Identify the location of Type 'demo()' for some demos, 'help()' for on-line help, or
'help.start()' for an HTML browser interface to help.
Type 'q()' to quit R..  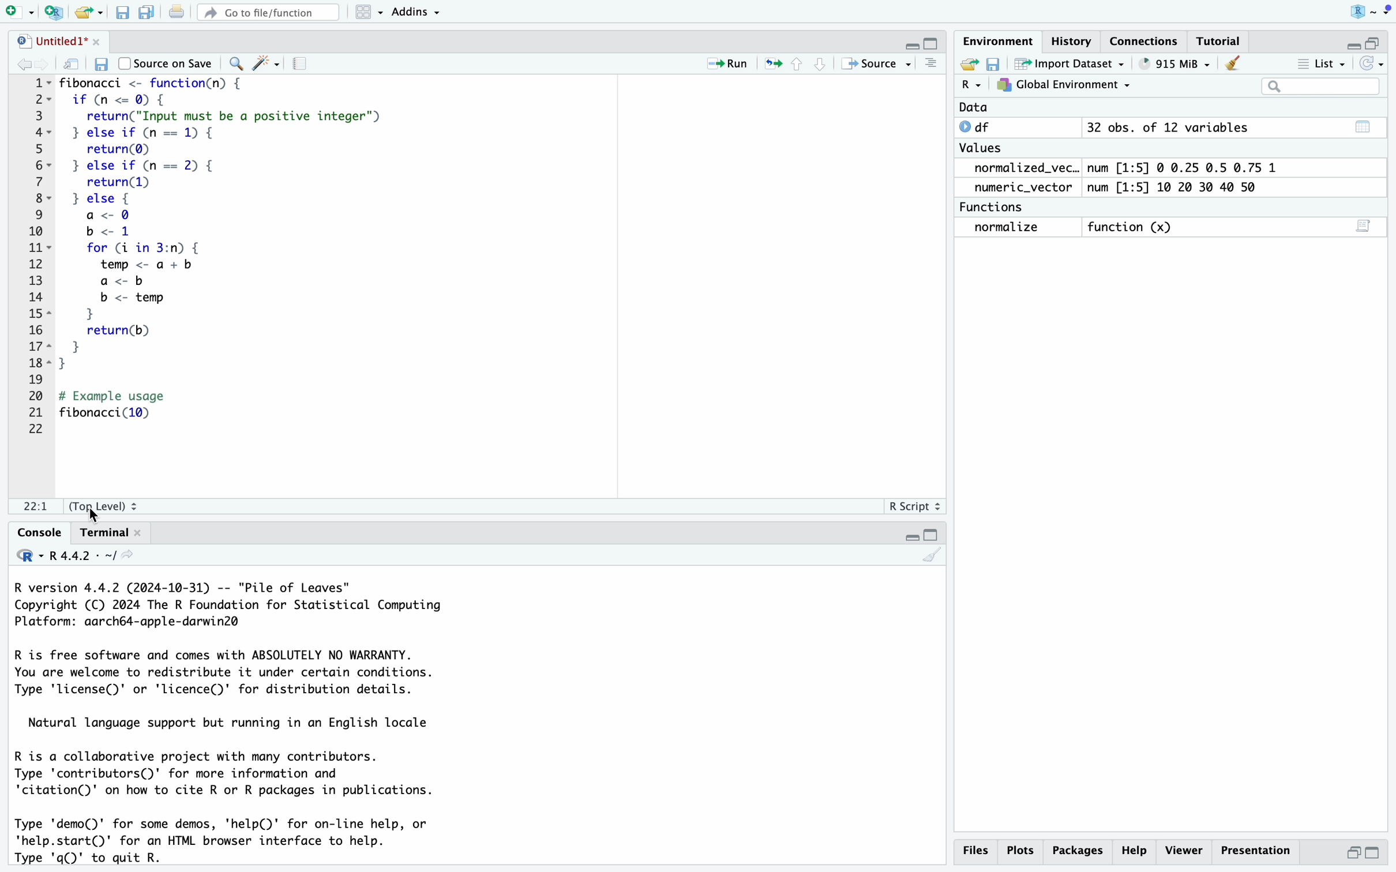
(241, 841).